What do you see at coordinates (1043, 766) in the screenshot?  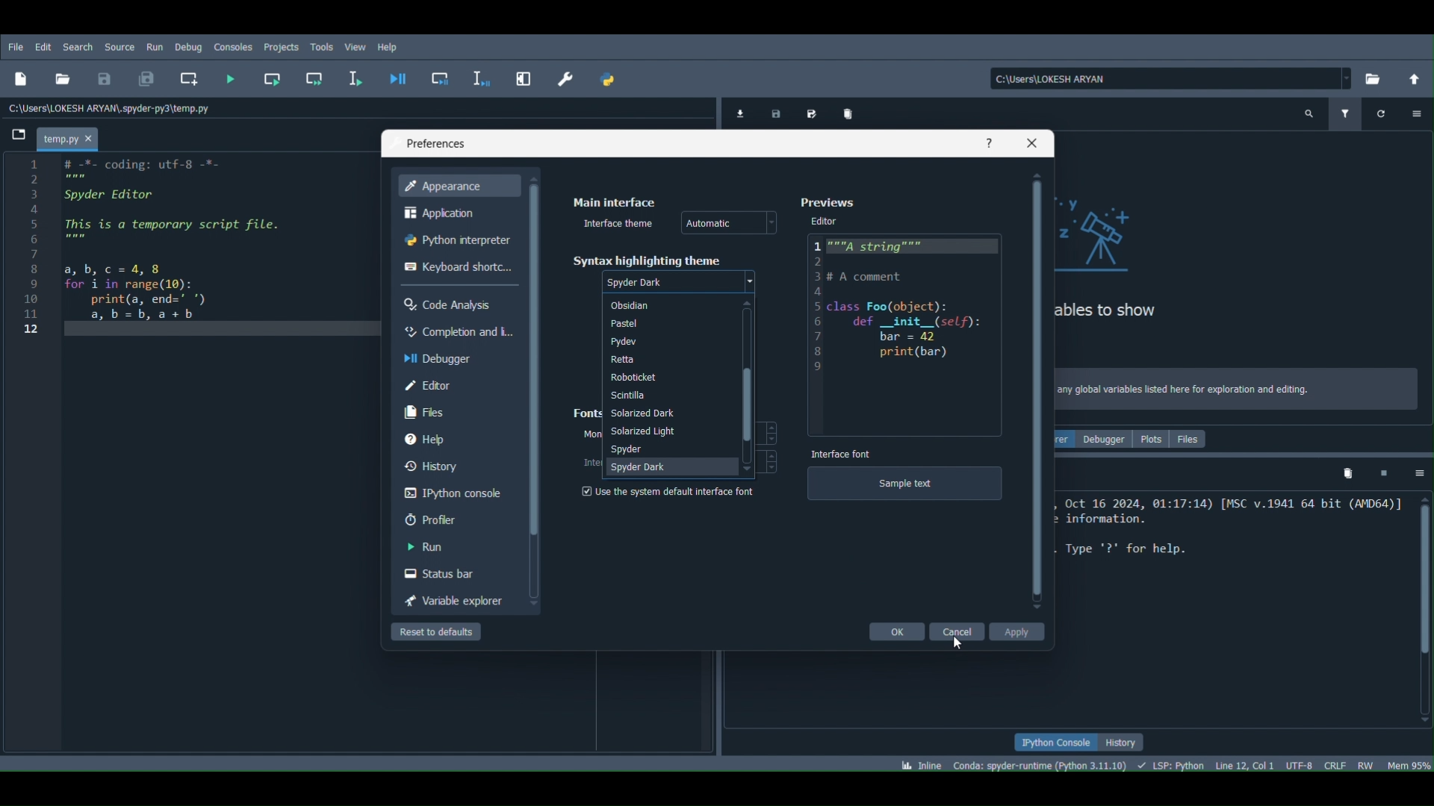 I see `Version` at bounding box center [1043, 766].